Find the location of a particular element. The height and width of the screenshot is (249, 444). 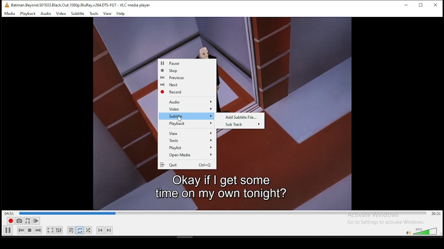

20:31 is located at coordinates (435, 214).